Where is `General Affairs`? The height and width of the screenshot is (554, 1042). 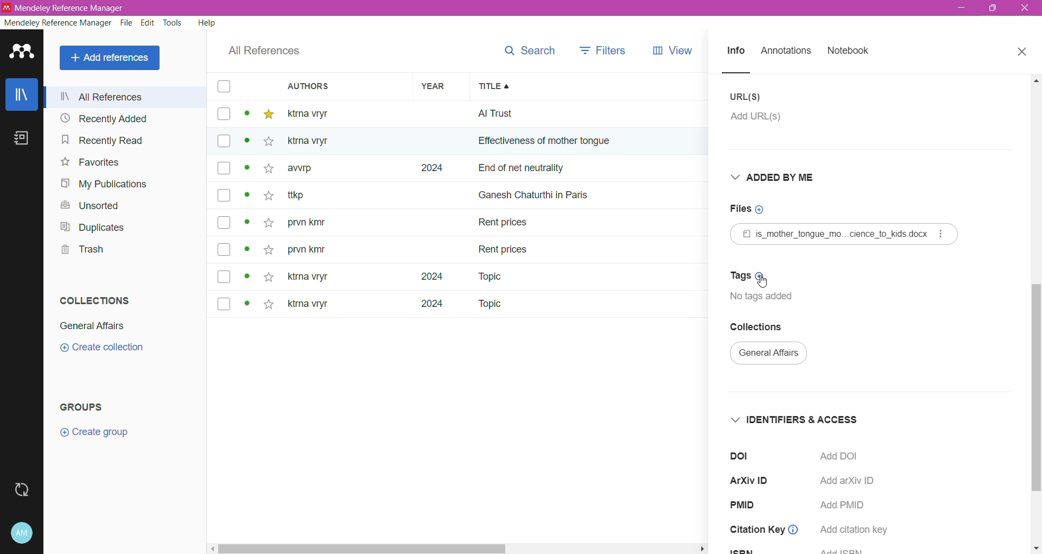 General Affairs is located at coordinates (92, 326).